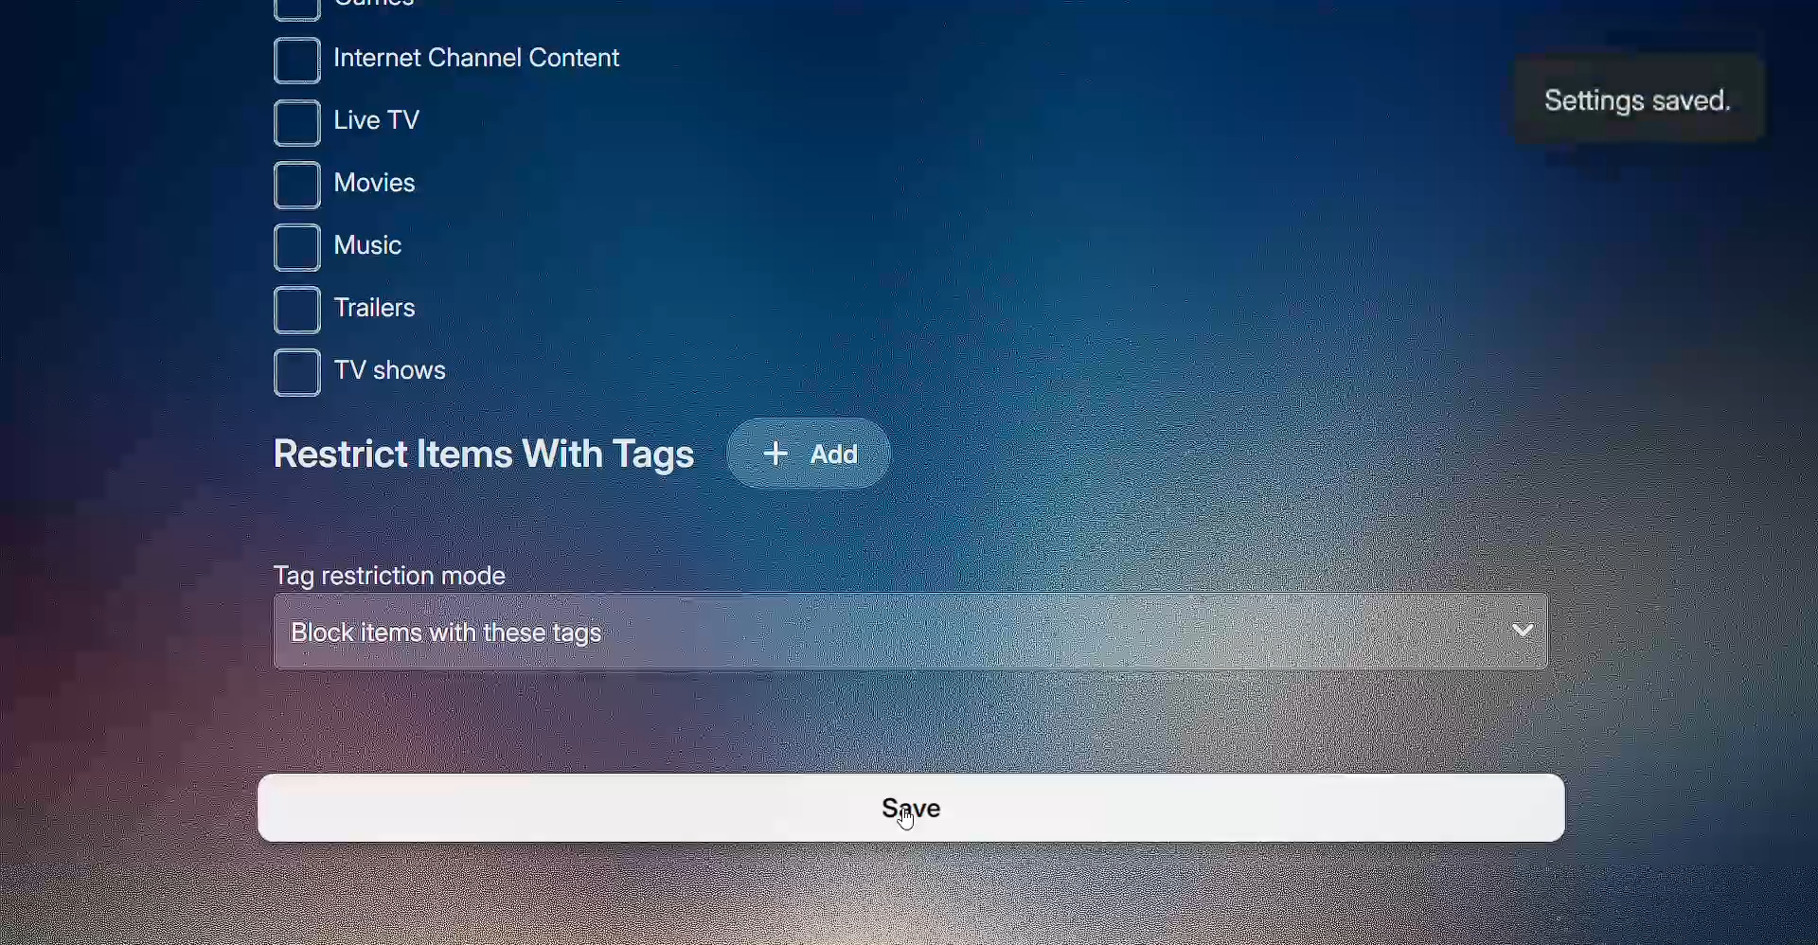  Describe the element at coordinates (909, 809) in the screenshot. I see `Save` at that location.